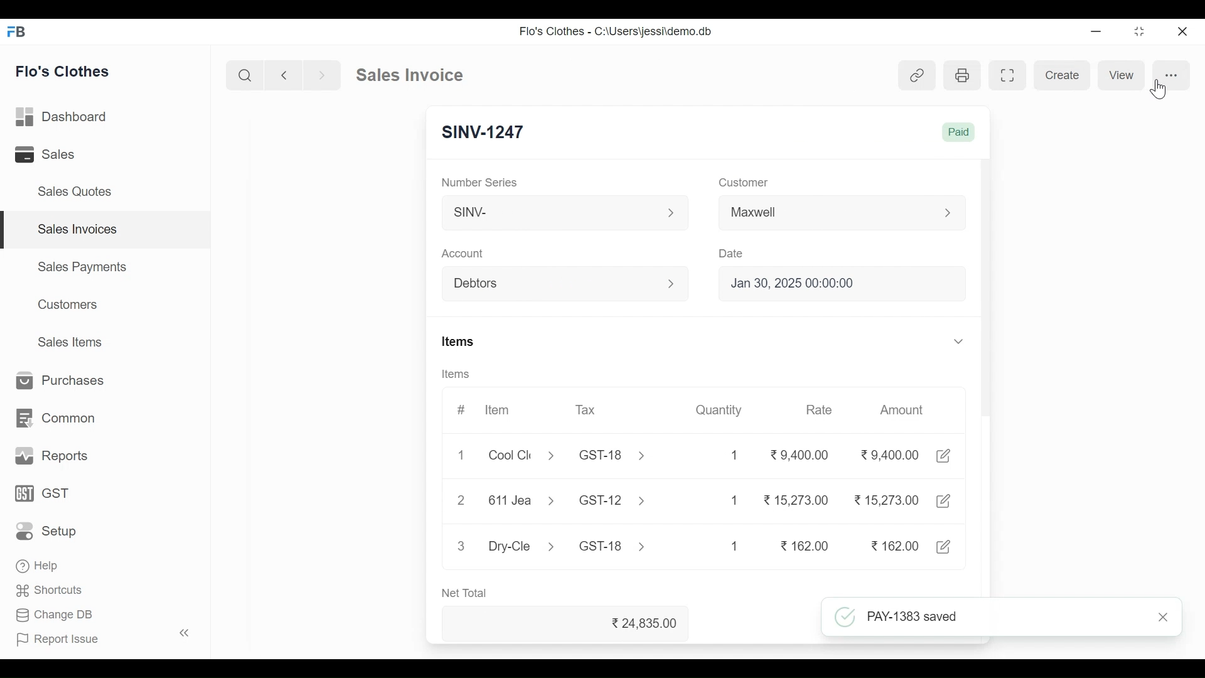  Describe the element at coordinates (21, 32) in the screenshot. I see `Frappe Book Desktop Icon` at that location.